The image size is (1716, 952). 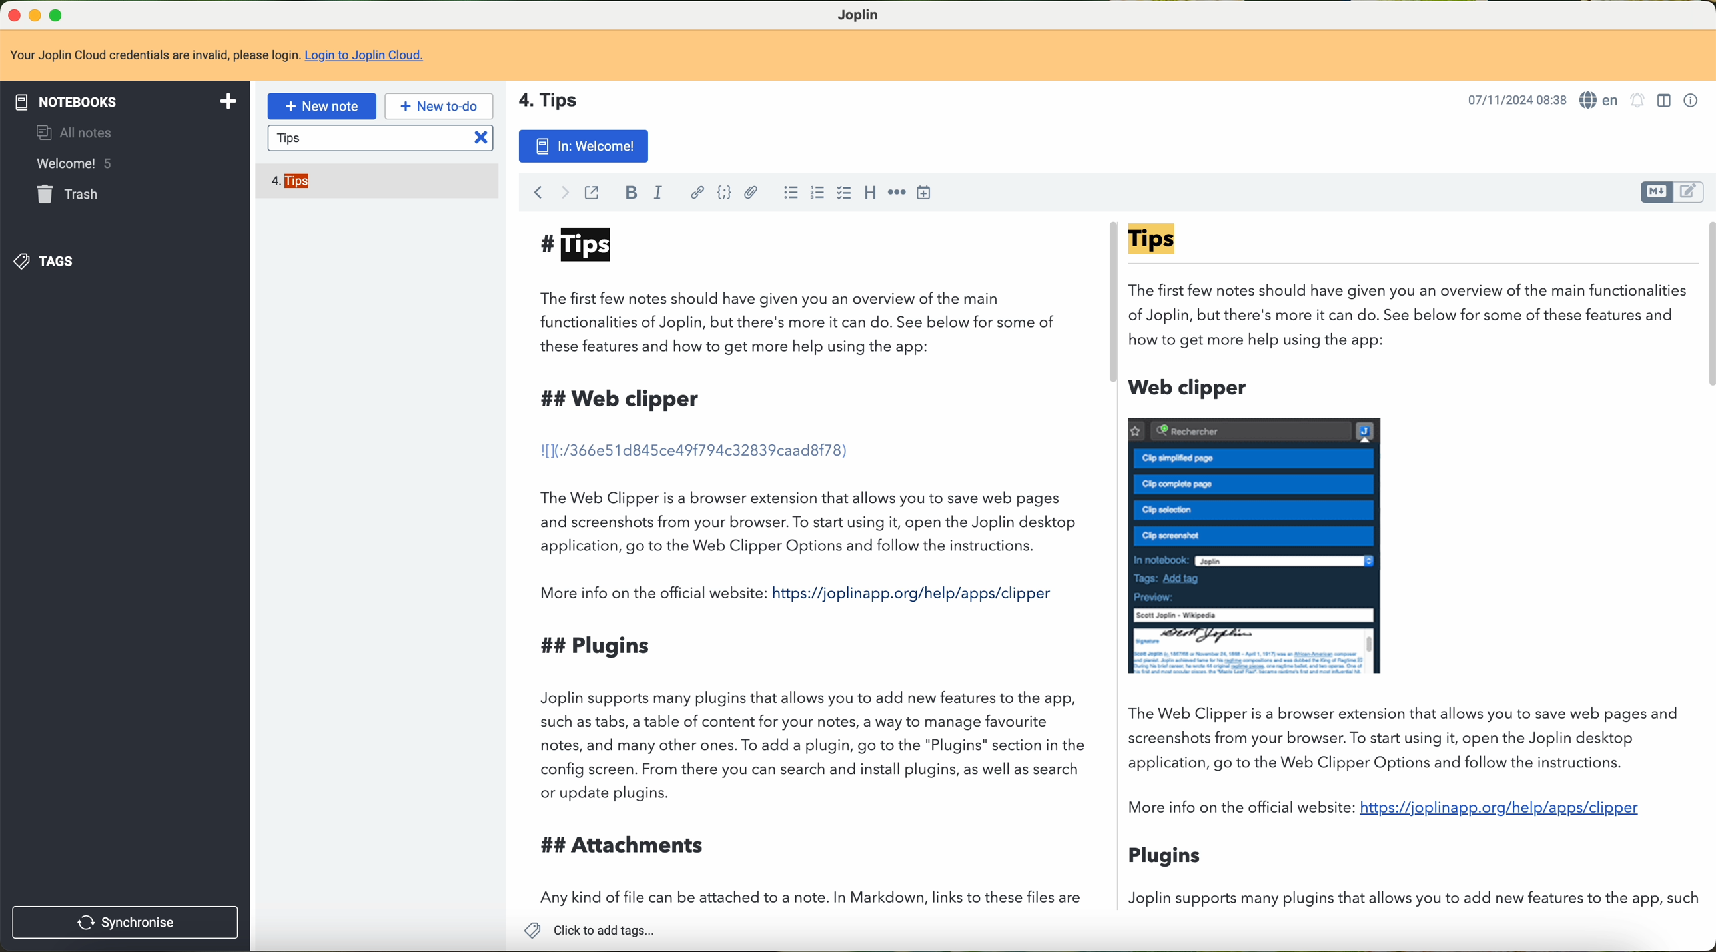 I want to click on Tips title note, so click(x=556, y=99).